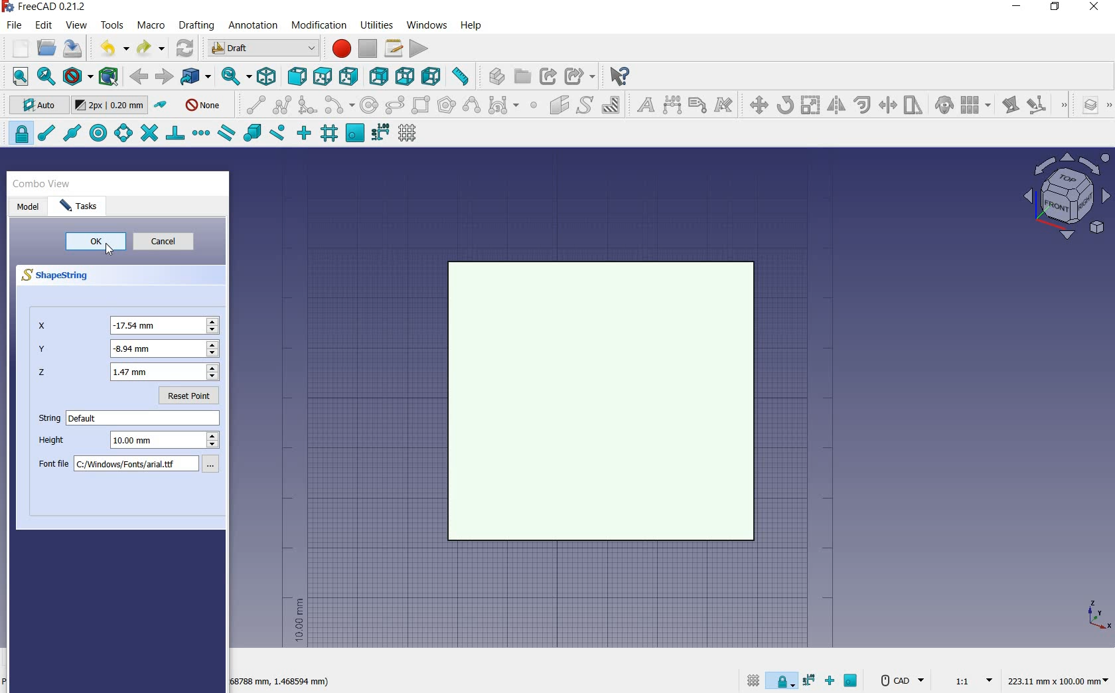  I want to click on snap perpendicullar, so click(175, 133).